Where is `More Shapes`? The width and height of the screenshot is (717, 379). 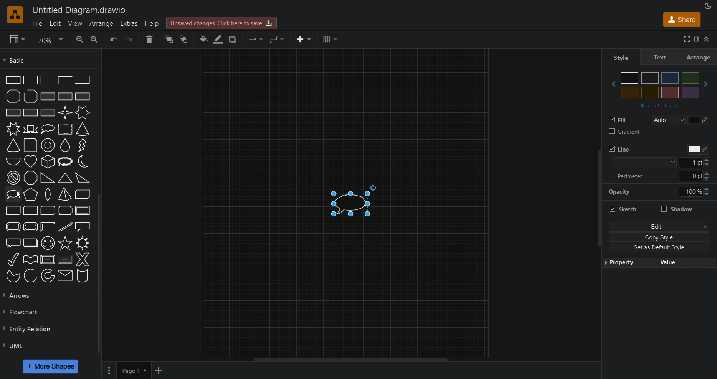 More Shapes is located at coordinates (53, 367).